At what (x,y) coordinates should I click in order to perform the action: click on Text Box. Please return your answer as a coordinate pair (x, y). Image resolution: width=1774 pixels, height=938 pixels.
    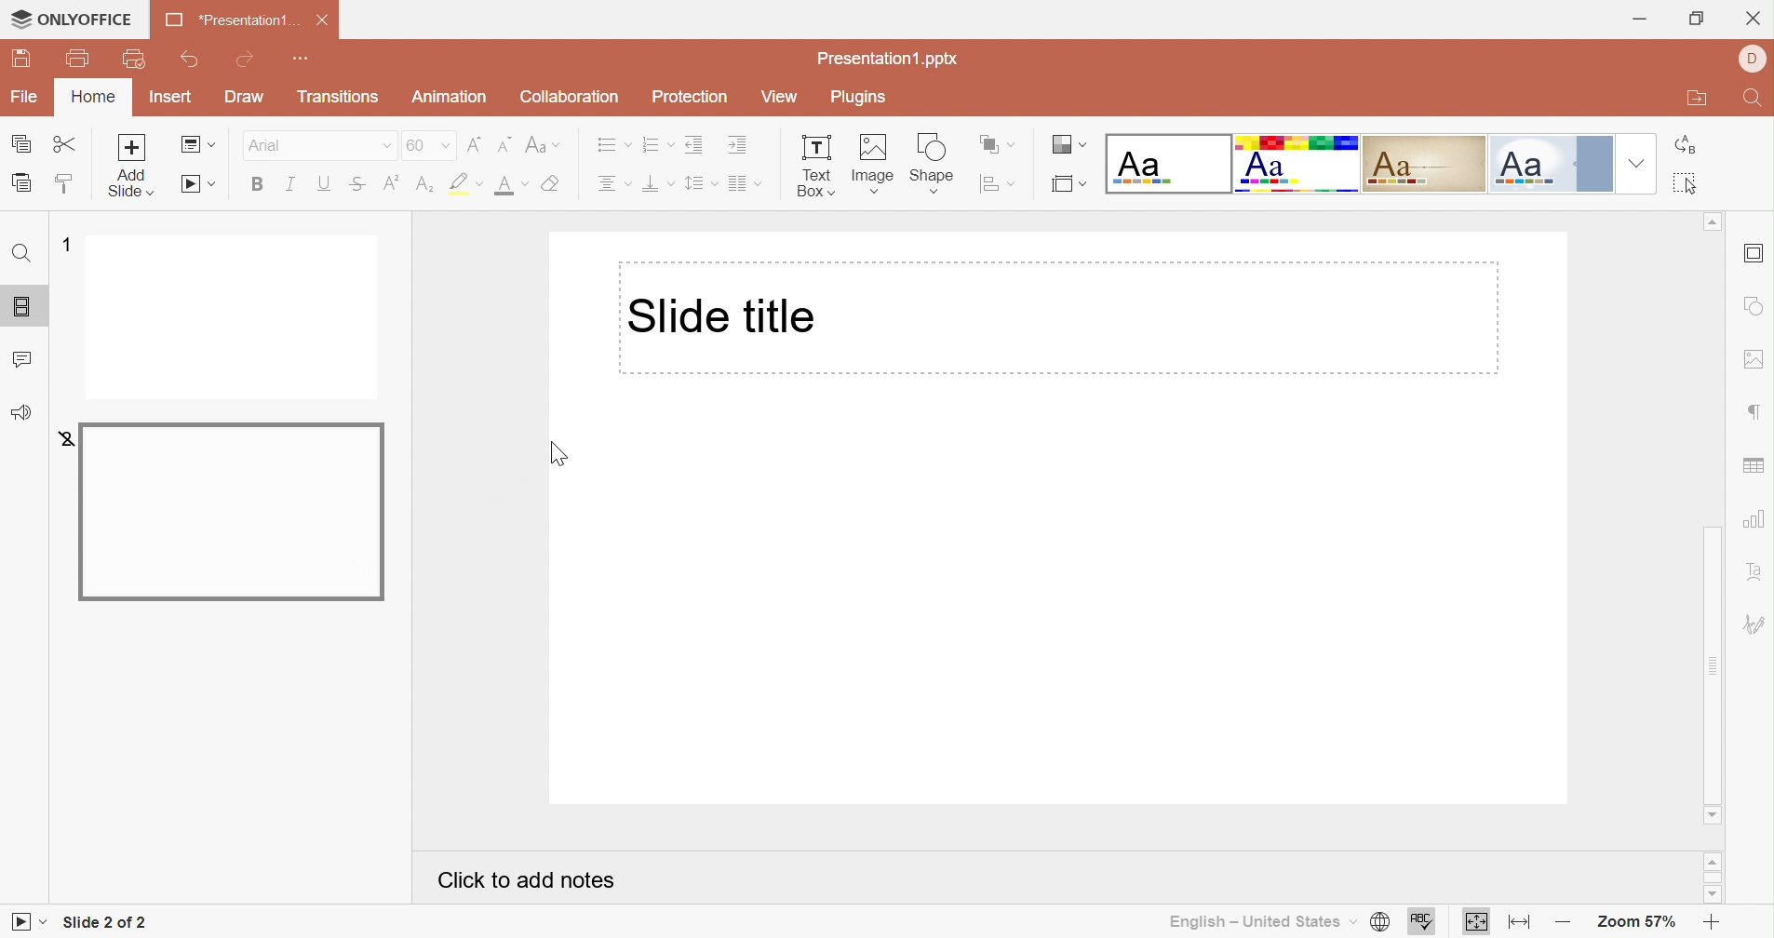
    Looking at the image, I should click on (813, 167).